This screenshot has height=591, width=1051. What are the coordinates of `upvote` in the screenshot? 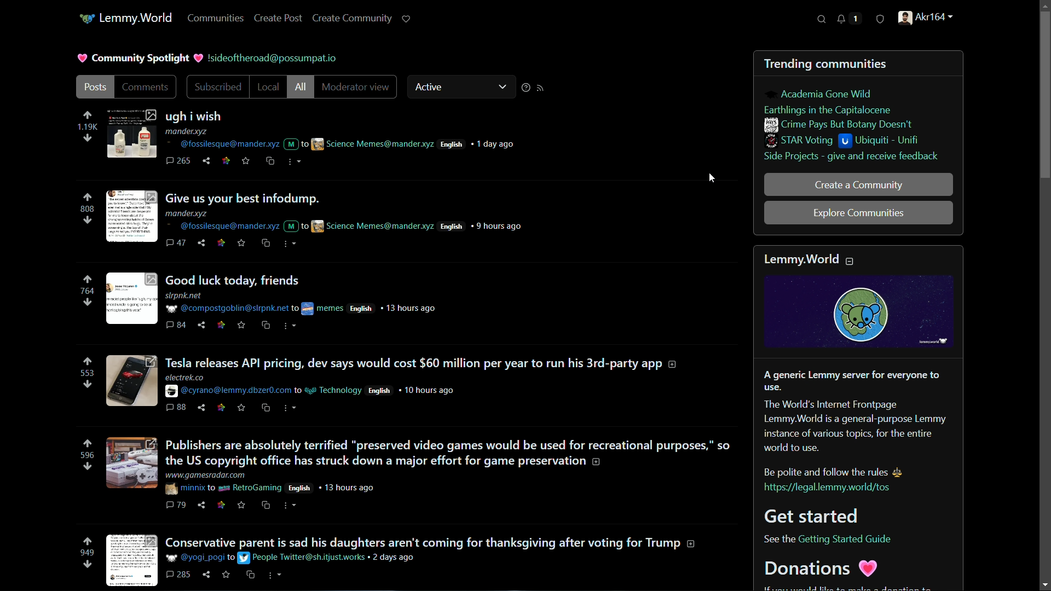 It's located at (88, 362).